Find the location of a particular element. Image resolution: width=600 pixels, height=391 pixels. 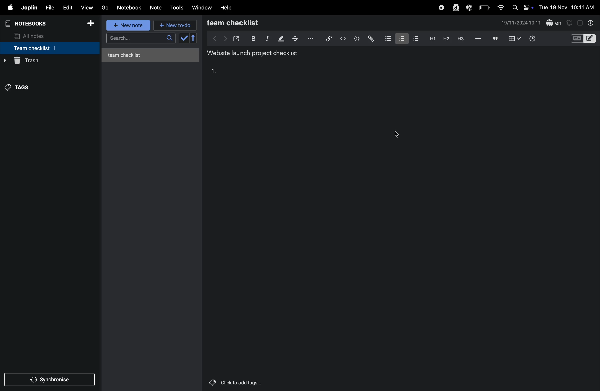

file is located at coordinates (50, 7).